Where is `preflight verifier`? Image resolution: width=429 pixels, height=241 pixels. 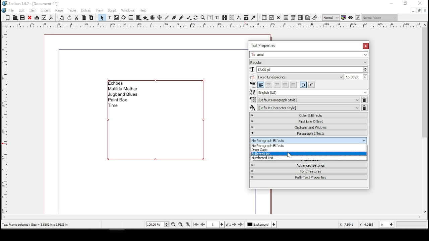 preflight verifier is located at coordinates (45, 17).